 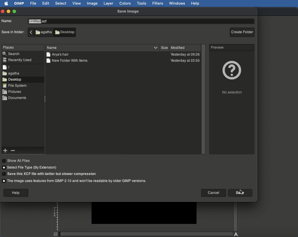 What do you see at coordinates (6, 67) in the screenshot?
I see `file` at bounding box center [6, 67].